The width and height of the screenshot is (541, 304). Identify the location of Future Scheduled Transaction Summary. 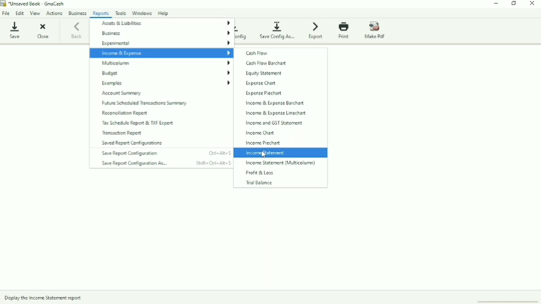
(145, 103).